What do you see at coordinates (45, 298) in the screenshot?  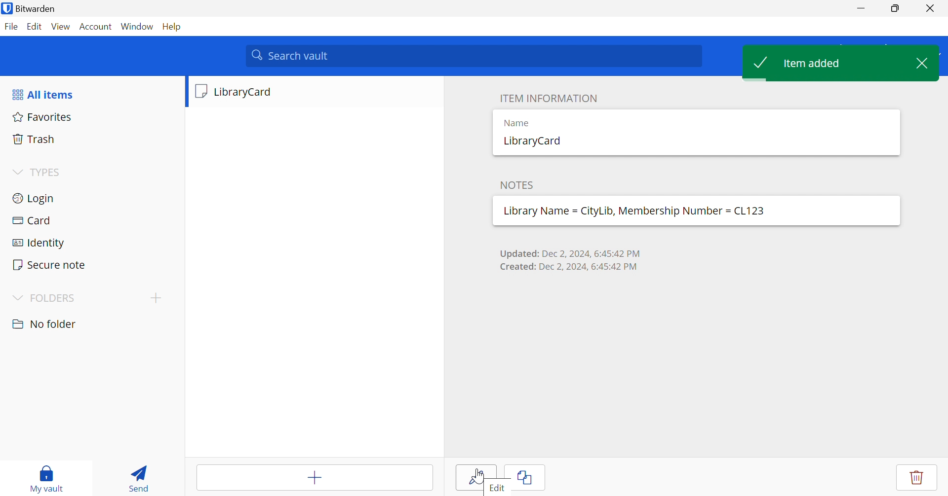 I see `FOLDERS` at bounding box center [45, 298].